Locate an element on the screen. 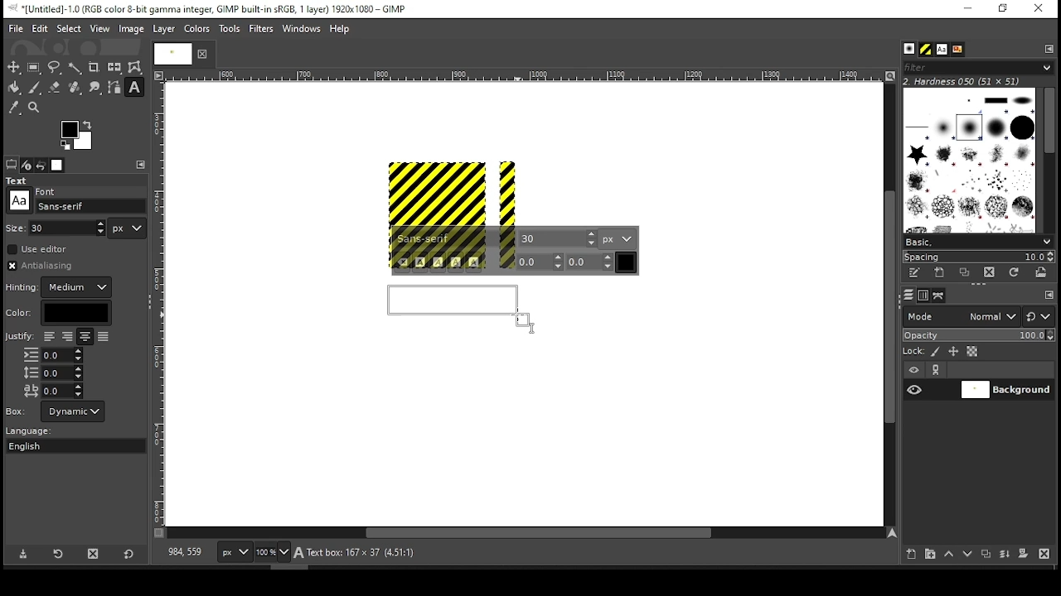 This screenshot has height=596, width=1061. background (28.0mb) is located at coordinates (352, 553).